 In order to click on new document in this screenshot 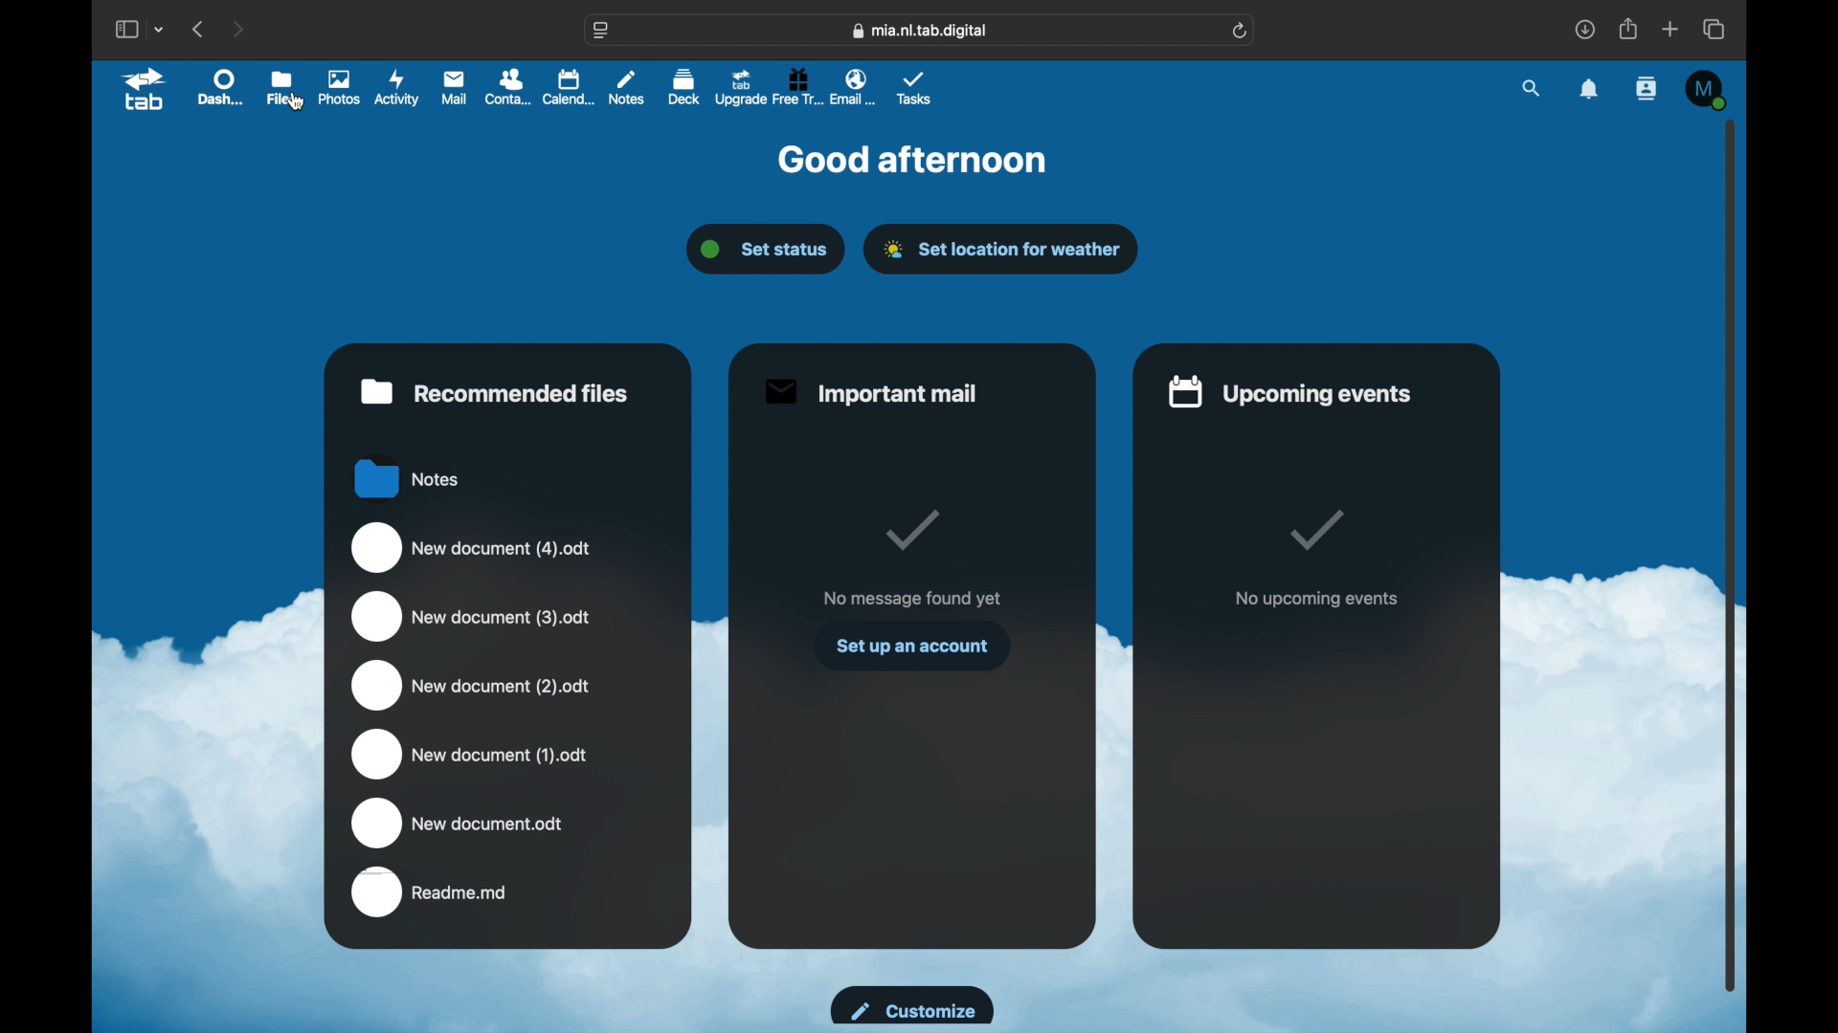, I will do `click(471, 548)`.